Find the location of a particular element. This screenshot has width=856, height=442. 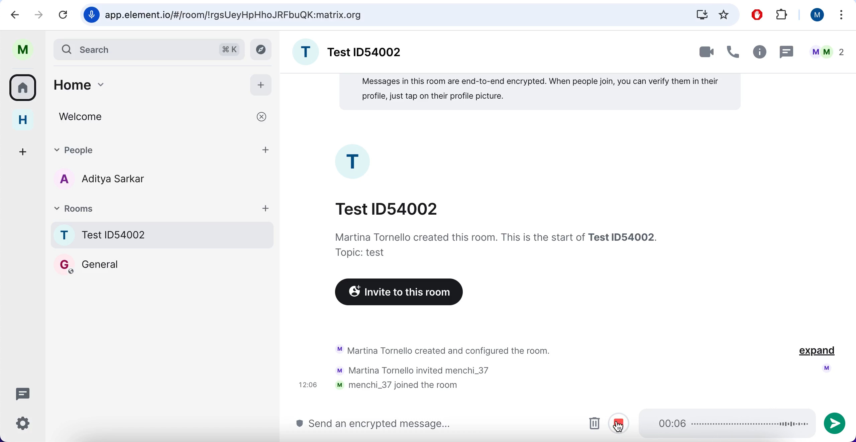

command is located at coordinates (229, 48).